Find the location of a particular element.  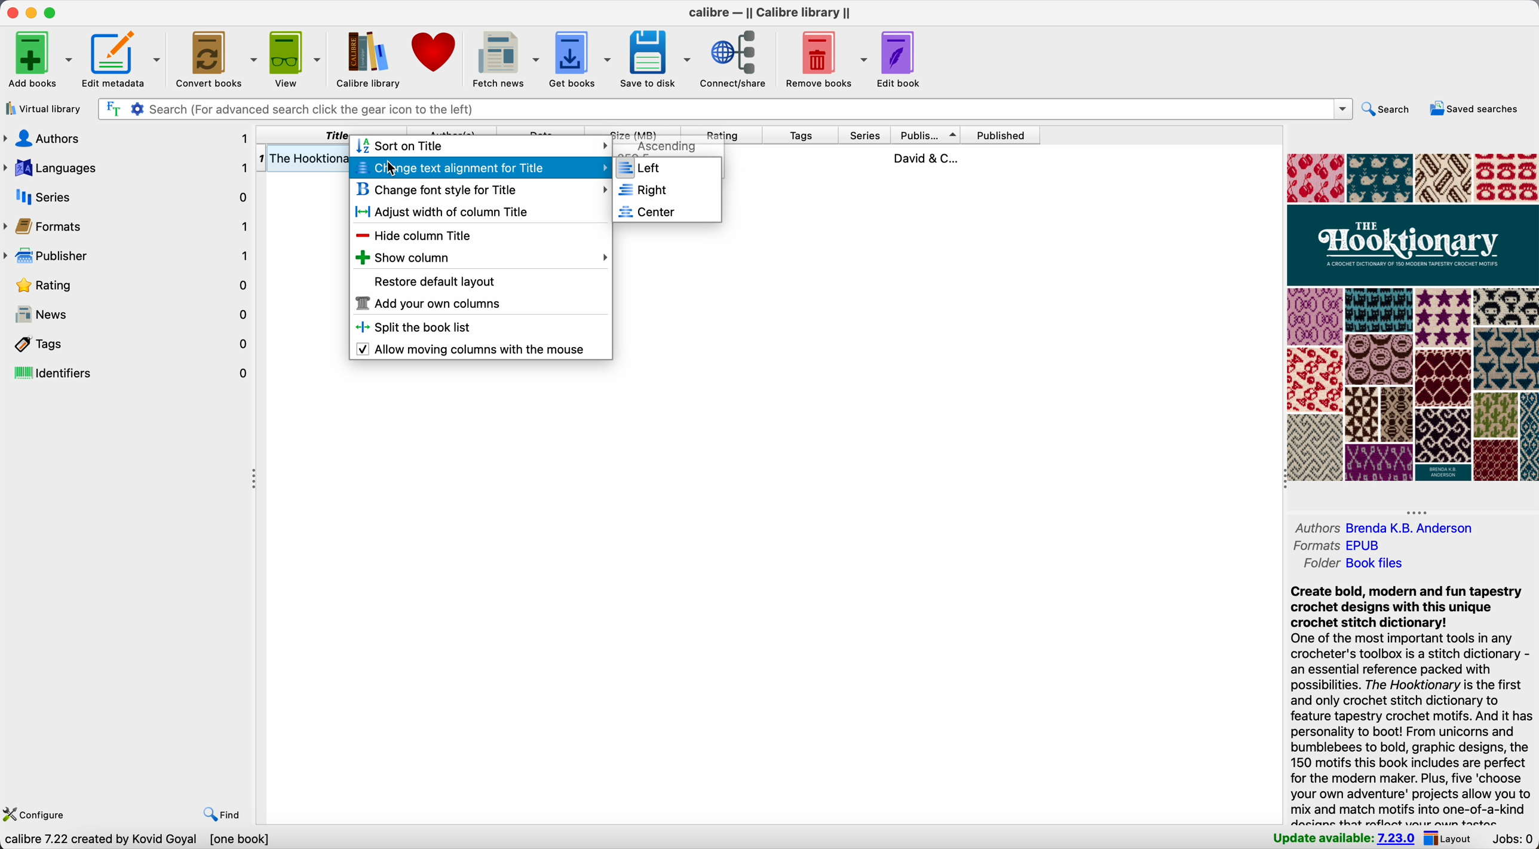

split the book list is located at coordinates (416, 328).